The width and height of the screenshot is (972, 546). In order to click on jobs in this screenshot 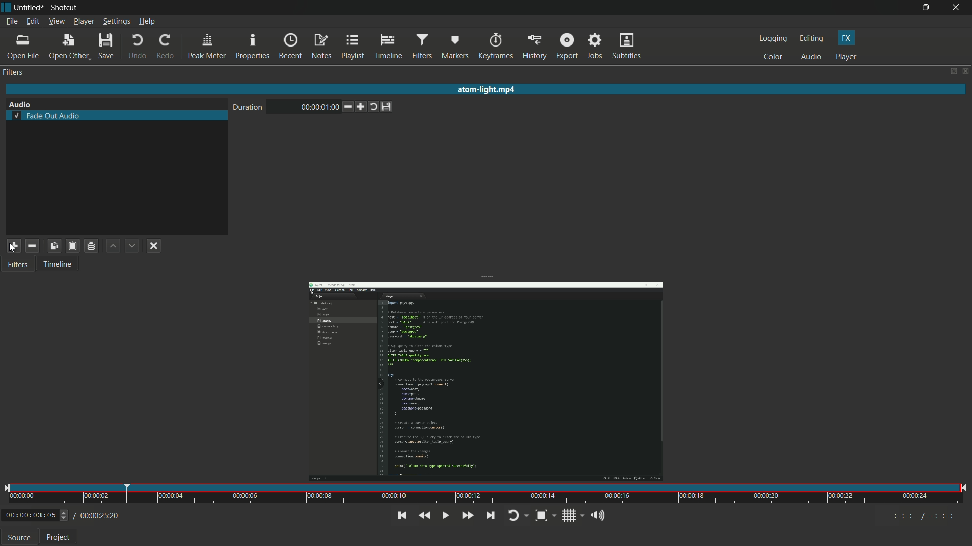, I will do `click(593, 47)`.